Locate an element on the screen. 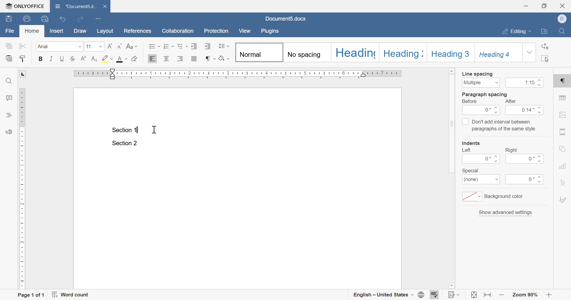 This screenshot has width=571, height=300. open file location is located at coordinates (544, 32).